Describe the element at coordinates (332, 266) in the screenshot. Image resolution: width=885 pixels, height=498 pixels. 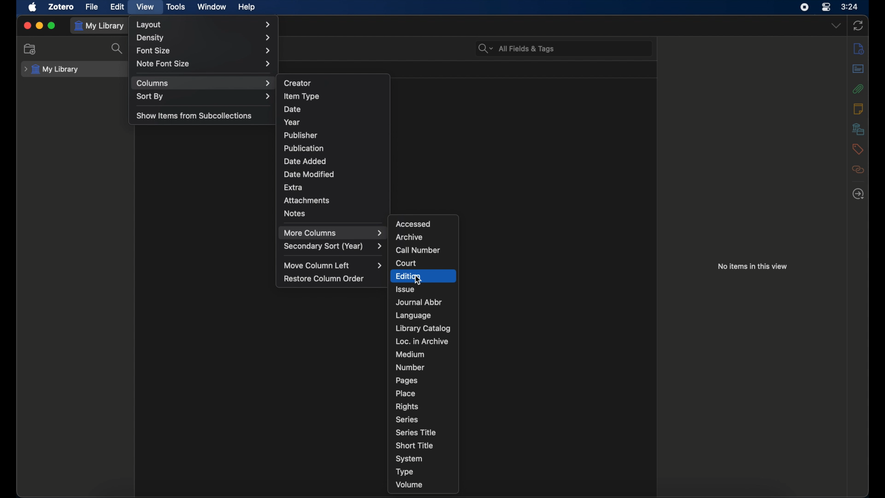
I see `move column left` at that location.